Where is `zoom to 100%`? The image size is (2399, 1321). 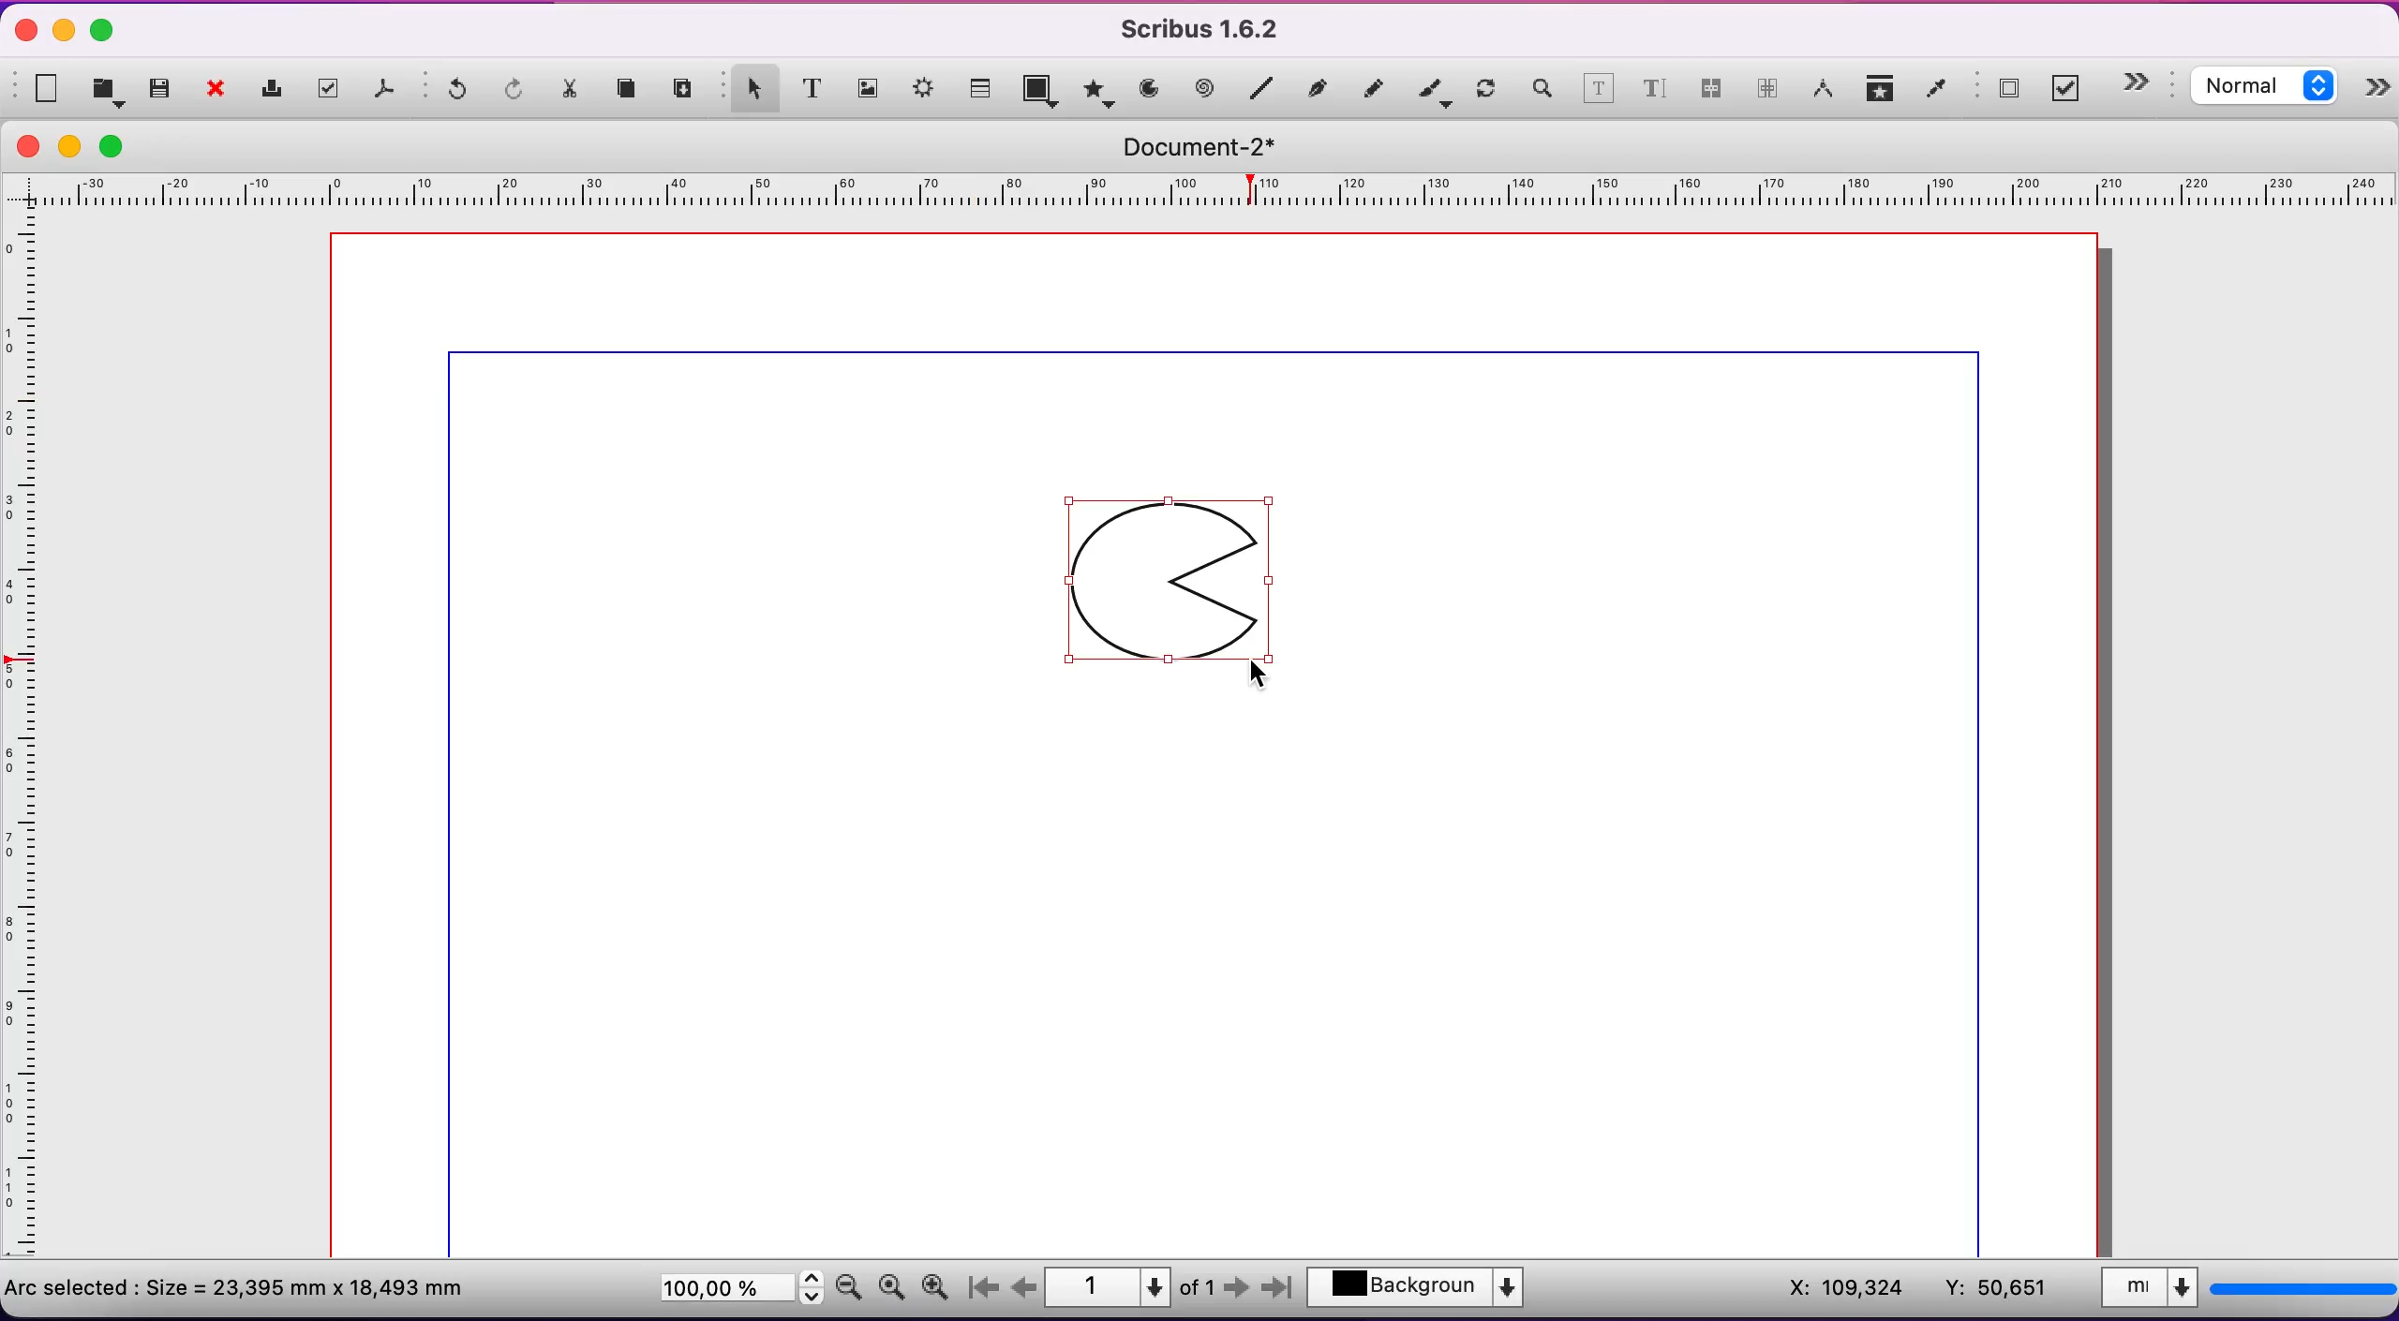
zoom to 100% is located at coordinates (891, 1291).